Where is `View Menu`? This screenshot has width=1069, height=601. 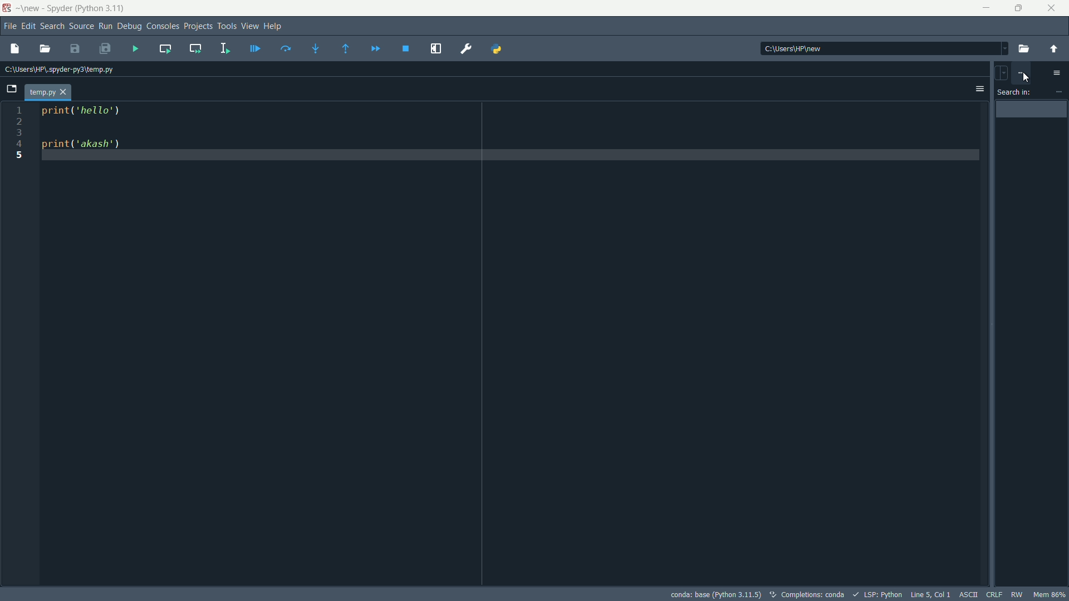
View Menu is located at coordinates (248, 26).